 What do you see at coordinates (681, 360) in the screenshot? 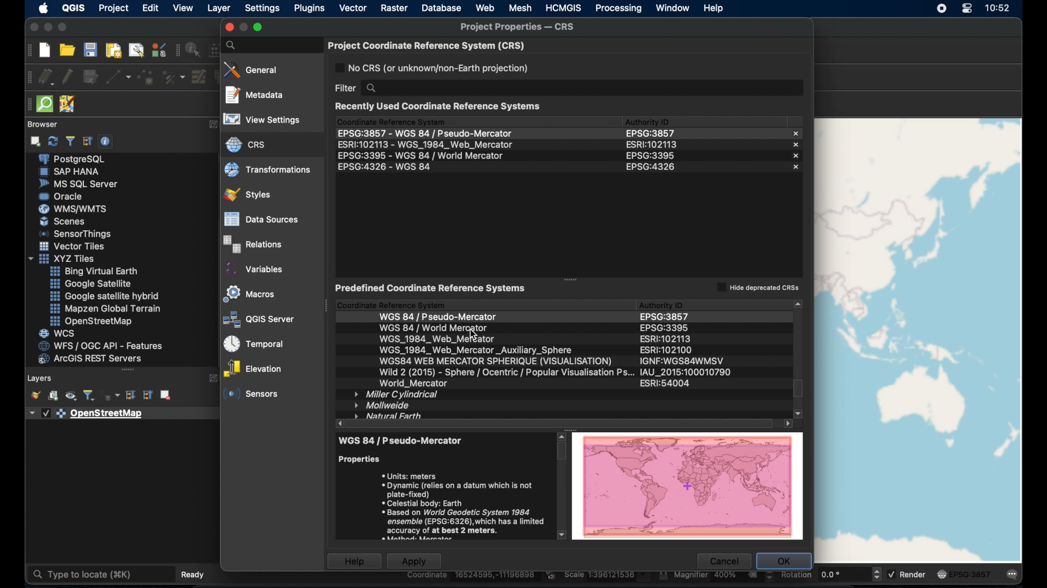
I see `authority id` at bounding box center [681, 360].